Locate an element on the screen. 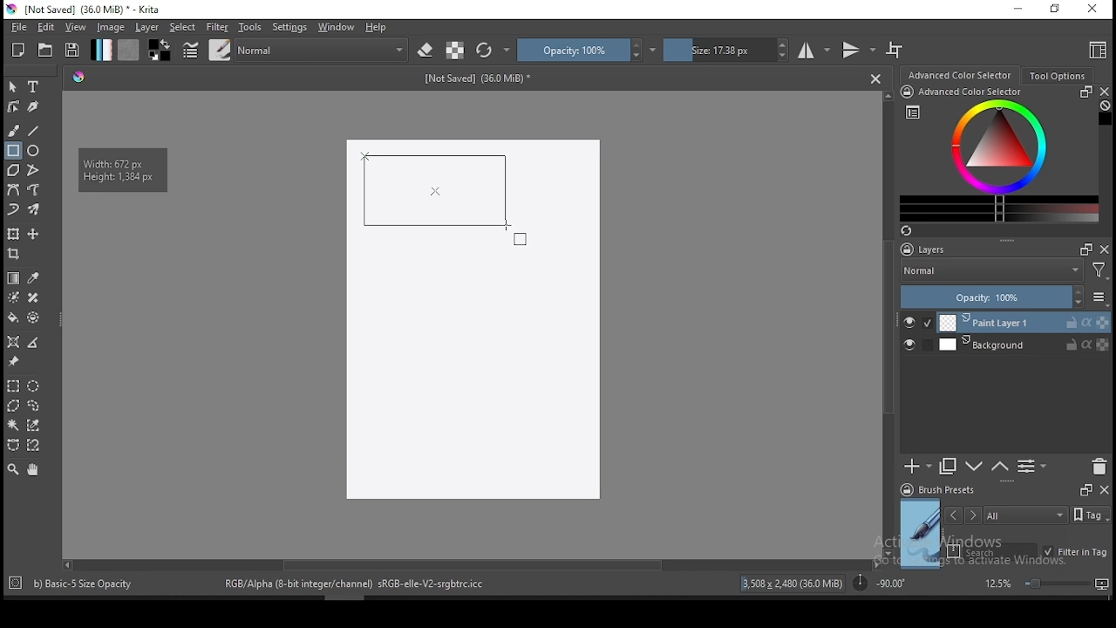 The width and height of the screenshot is (1116, 628). enclose and fill tool is located at coordinates (33, 317).